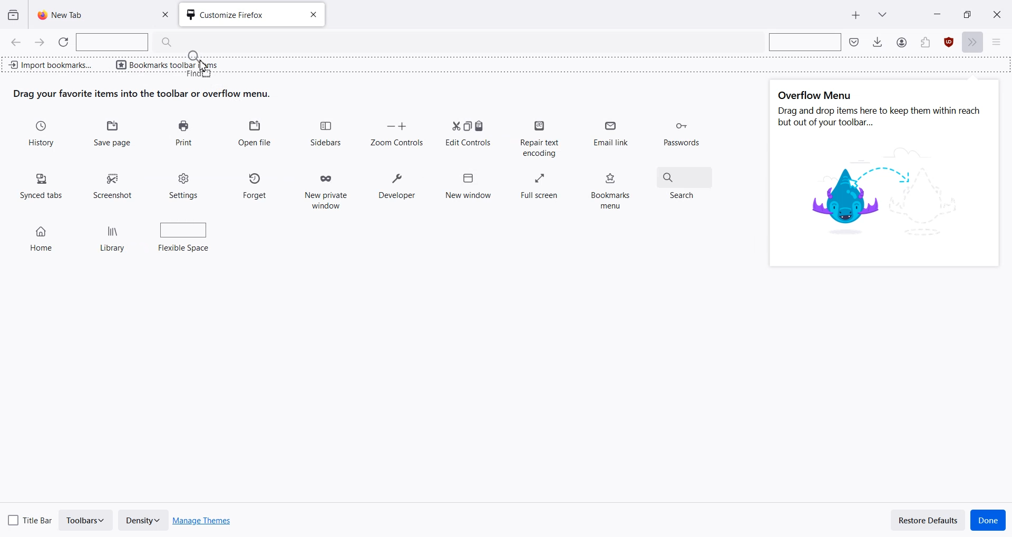 This screenshot has height=537, width=1012. What do you see at coordinates (325, 188) in the screenshot?
I see `New private window` at bounding box center [325, 188].